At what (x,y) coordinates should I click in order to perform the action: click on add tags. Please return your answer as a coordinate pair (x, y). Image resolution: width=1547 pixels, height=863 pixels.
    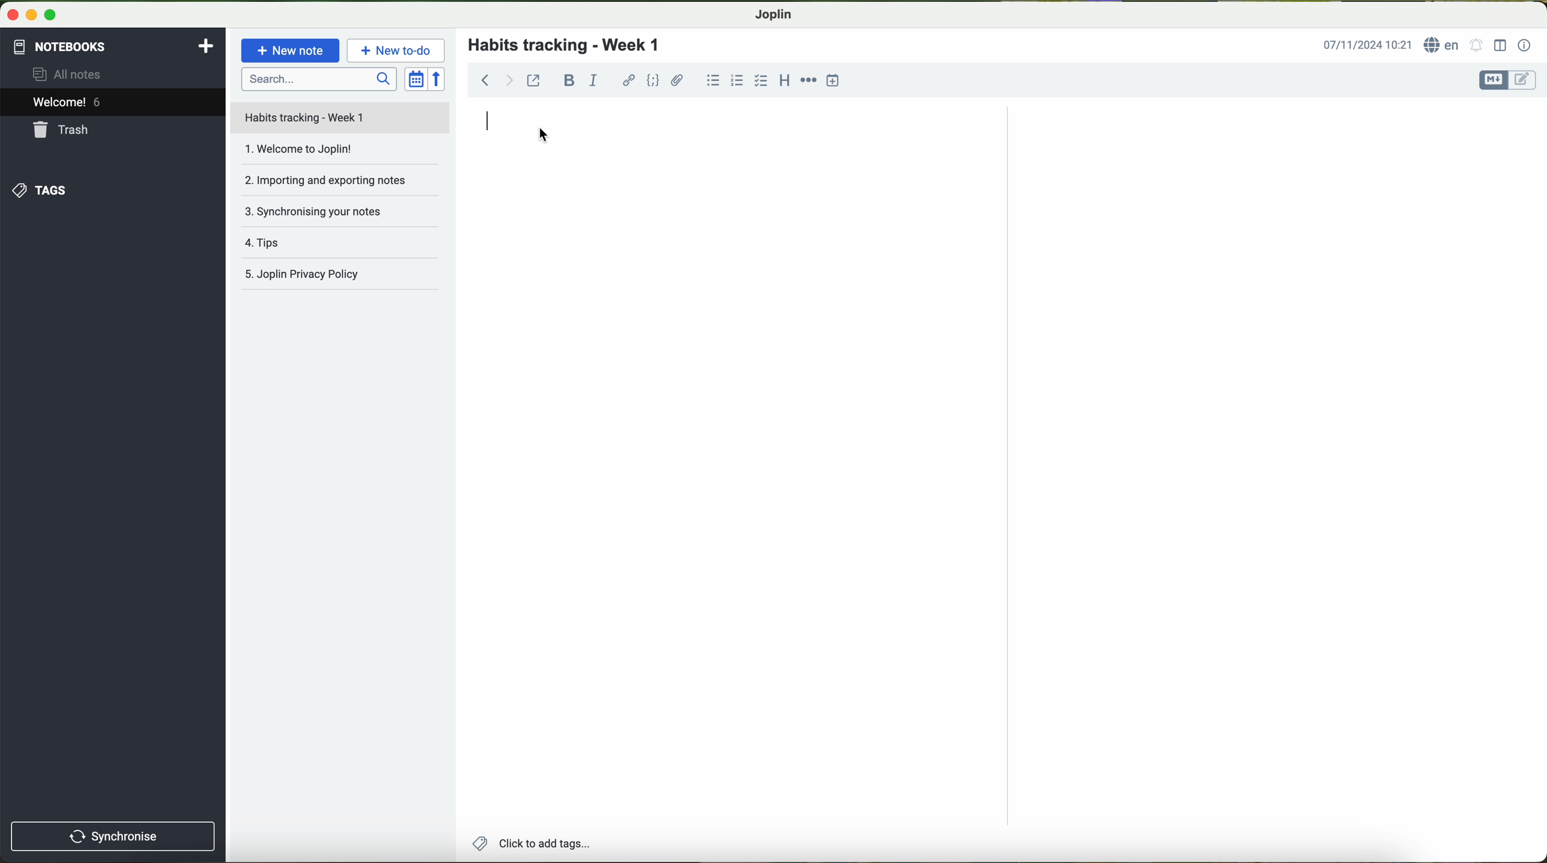
    Looking at the image, I should click on (528, 844).